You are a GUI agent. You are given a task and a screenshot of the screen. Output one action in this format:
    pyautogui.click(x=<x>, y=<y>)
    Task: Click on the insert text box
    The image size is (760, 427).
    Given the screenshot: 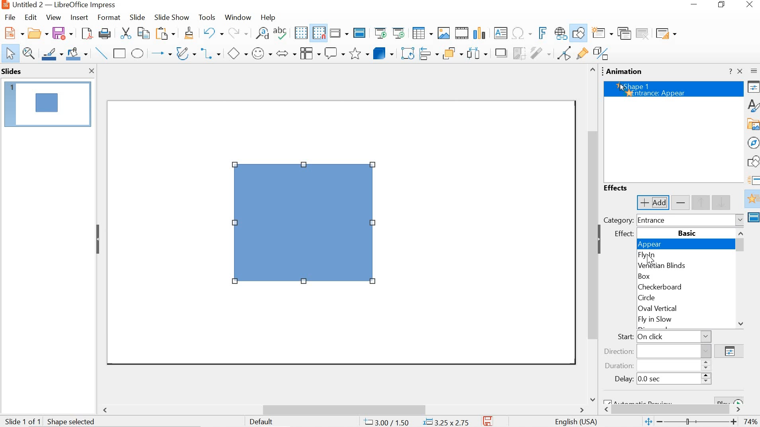 What is the action you would take?
    pyautogui.click(x=501, y=34)
    